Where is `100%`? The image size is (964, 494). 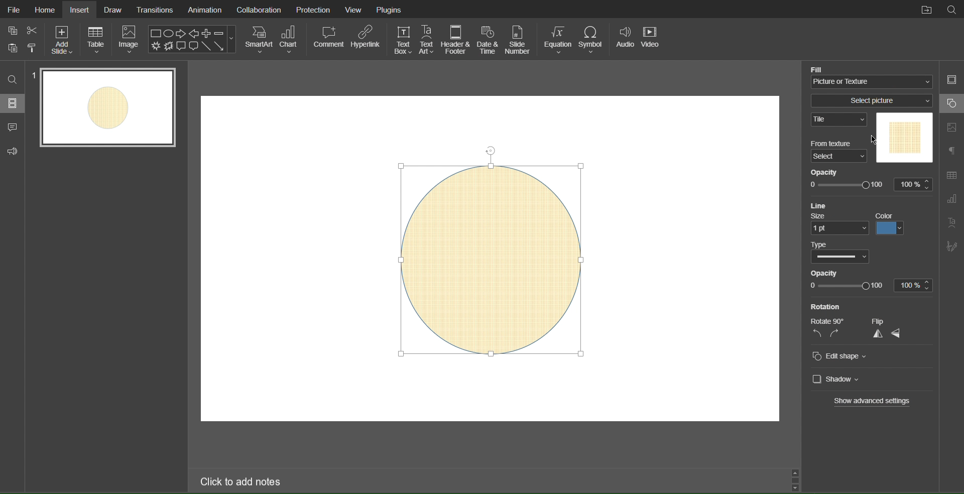 100% is located at coordinates (917, 285).